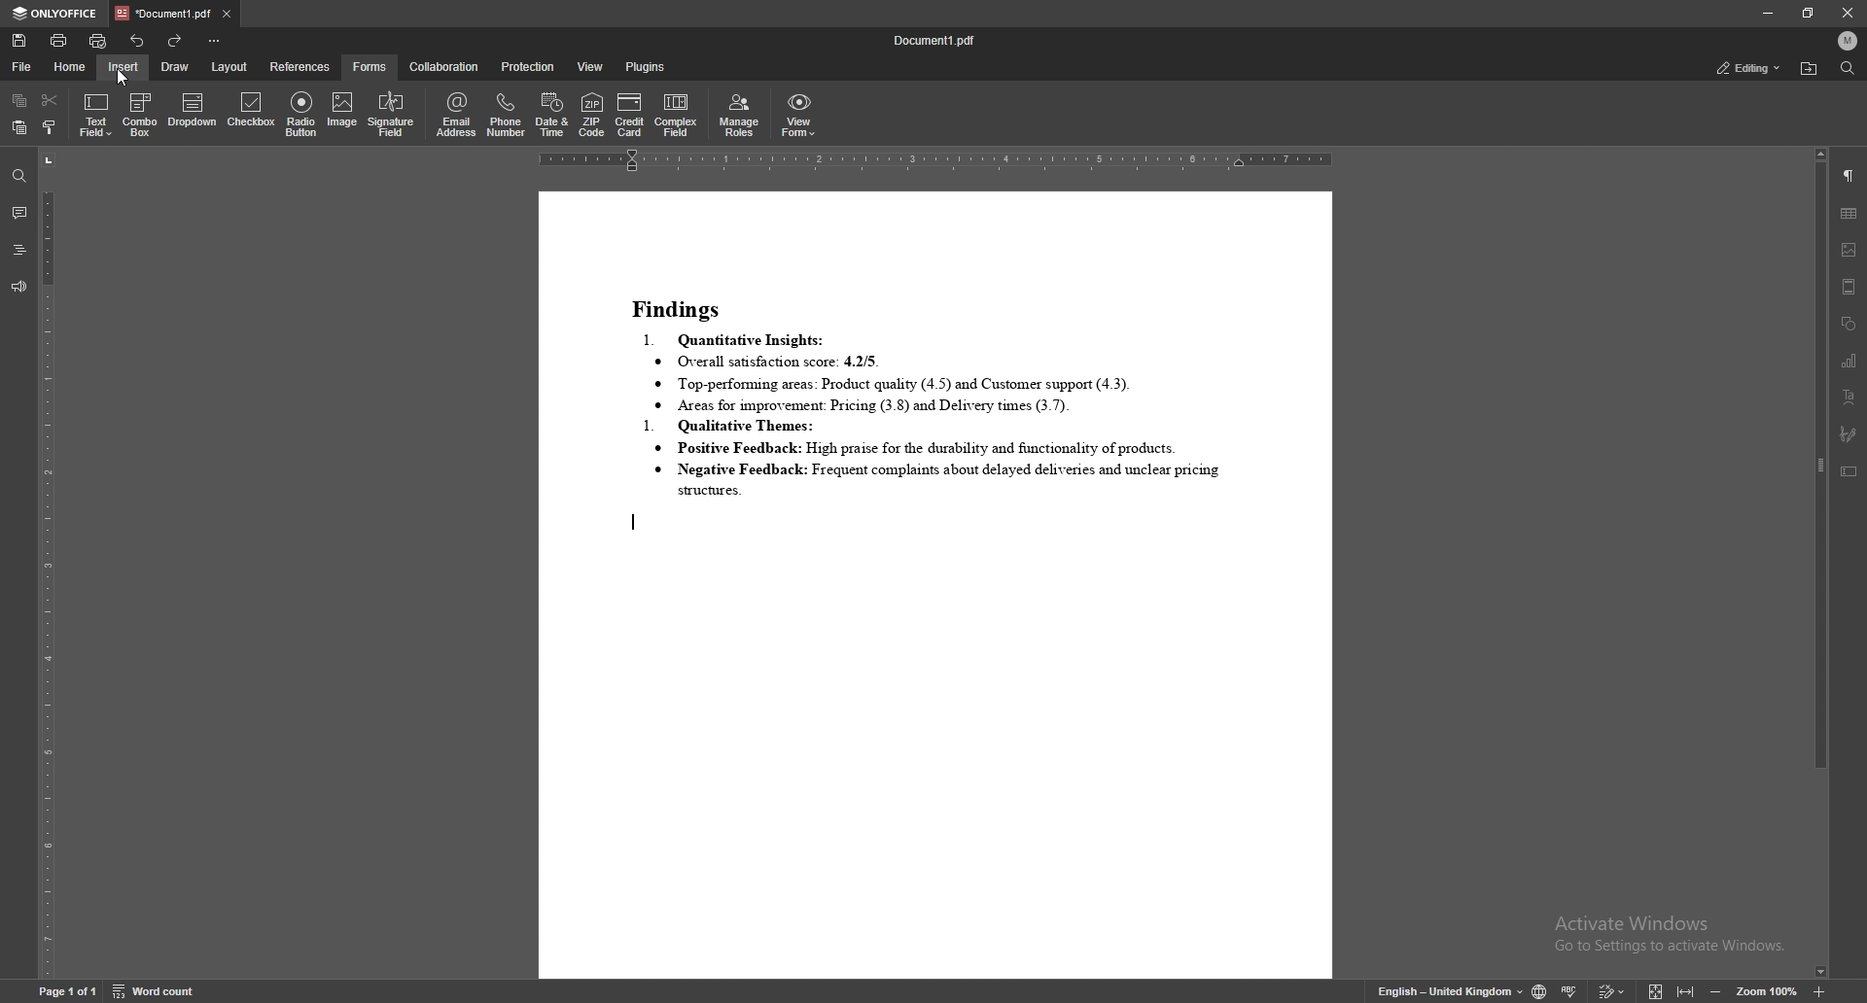 This screenshot has width=1867, height=1003. I want to click on word count, so click(157, 990).